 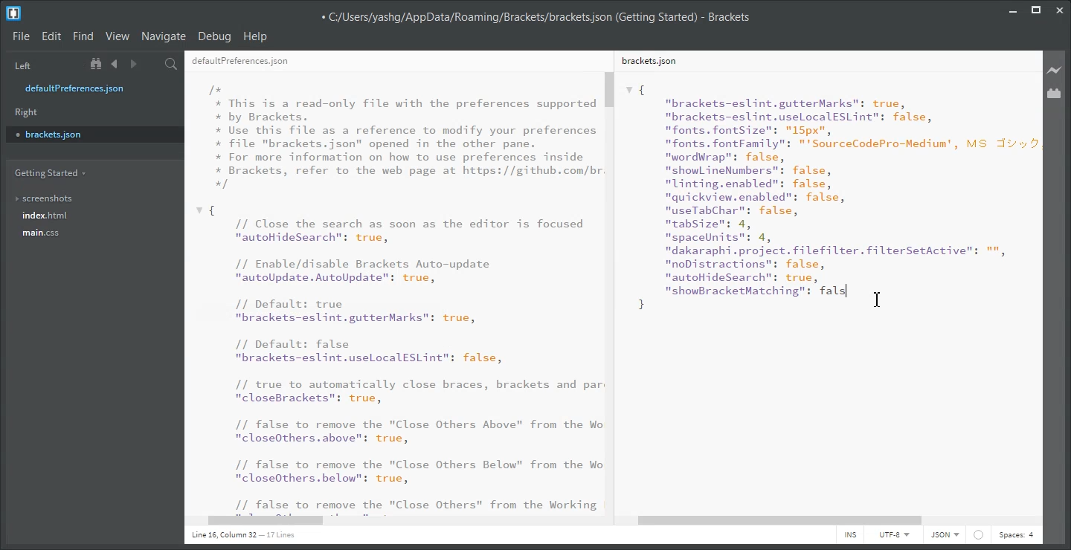 I want to click on Find, so click(x=83, y=36).